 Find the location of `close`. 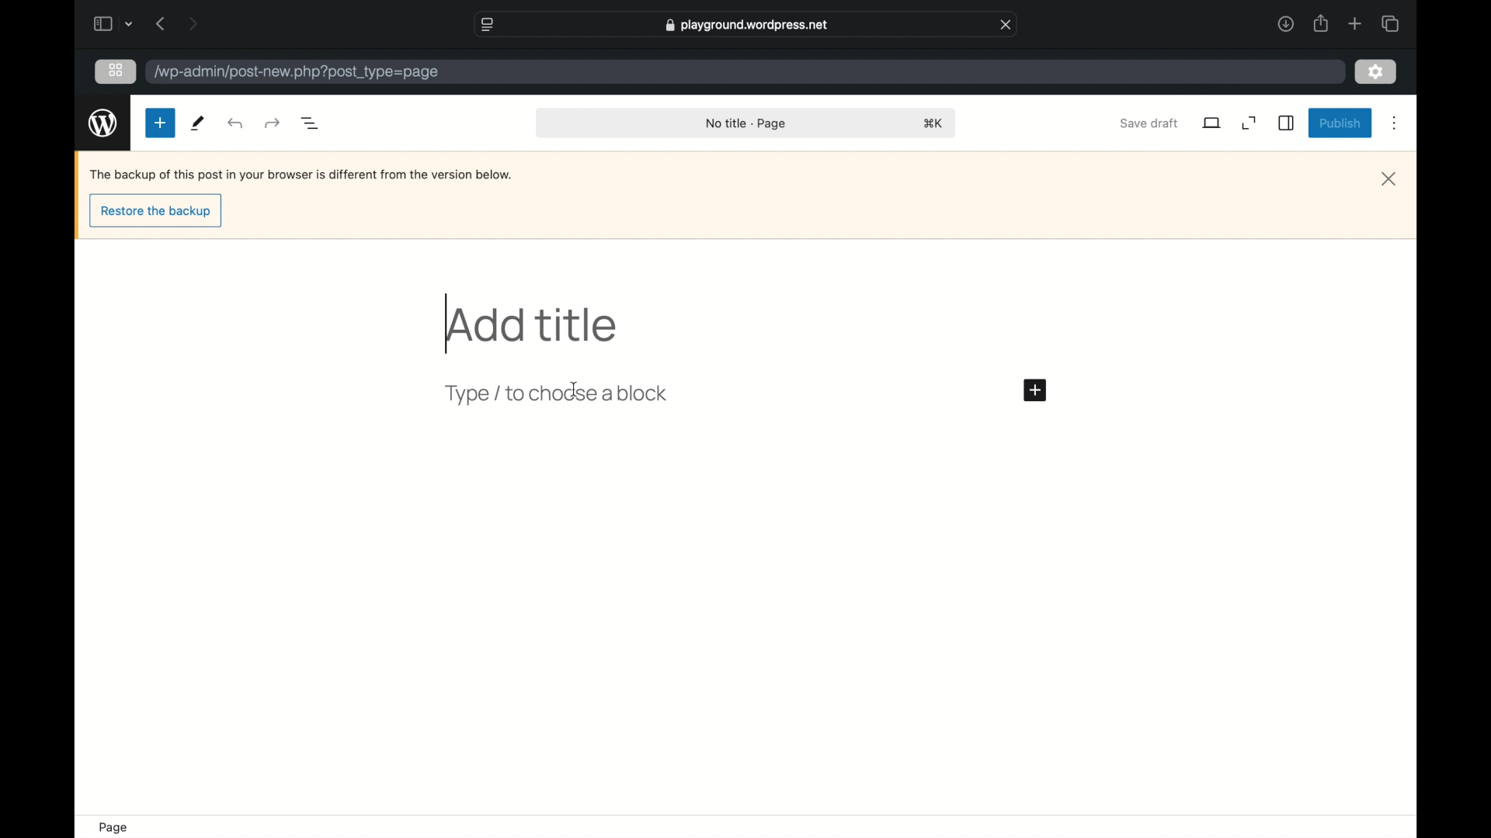

close is located at coordinates (1389, 179).